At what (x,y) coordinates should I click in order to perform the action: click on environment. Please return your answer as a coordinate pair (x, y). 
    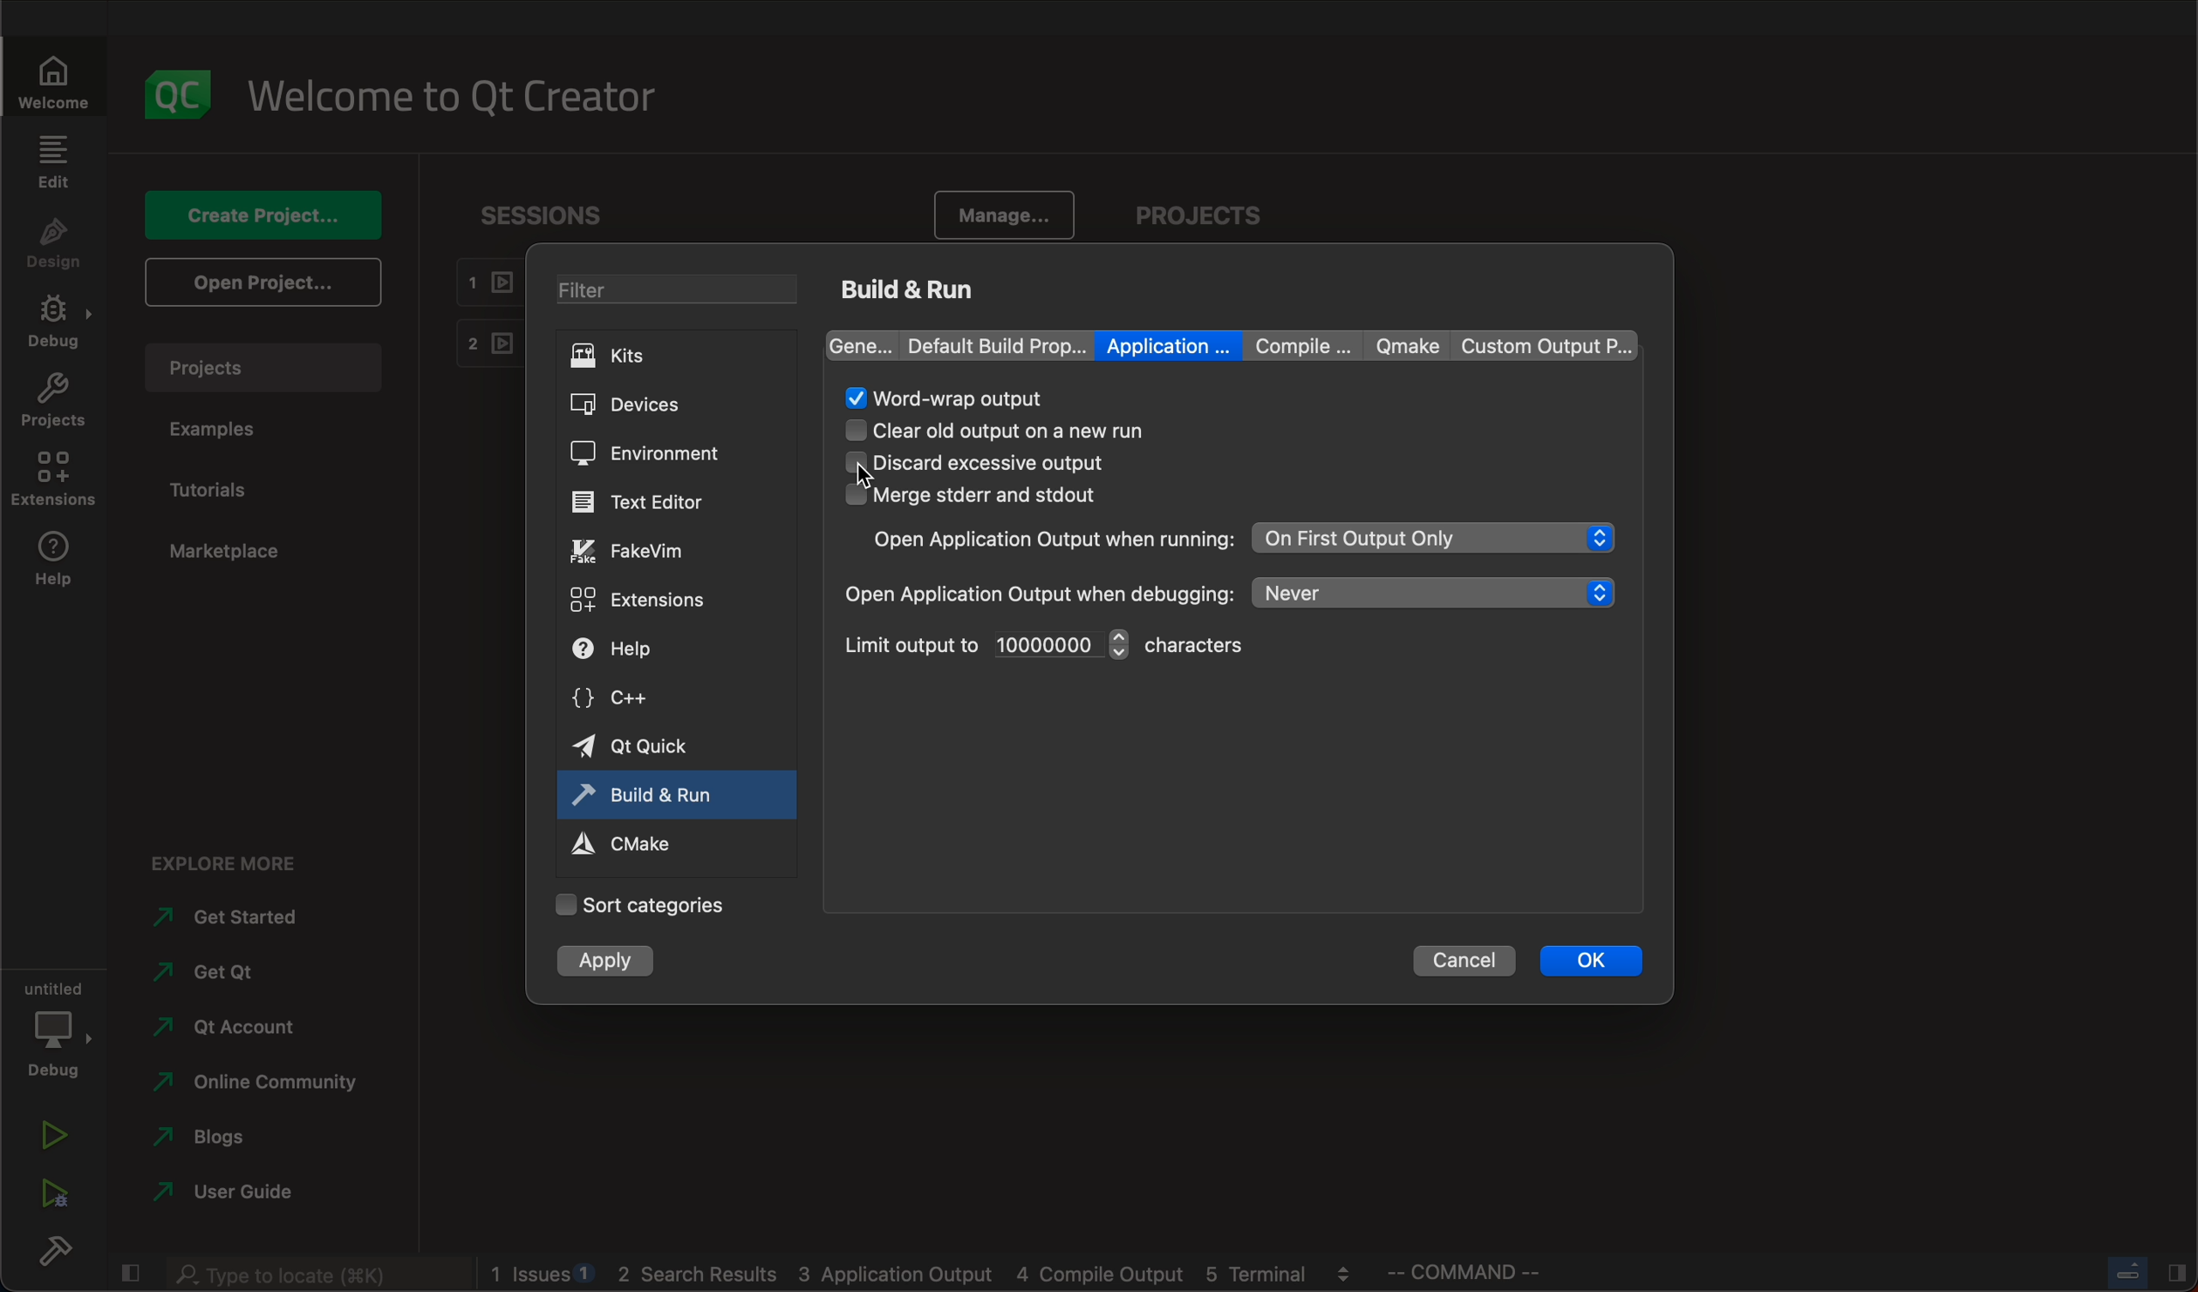
    Looking at the image, I should click on (661, 452).